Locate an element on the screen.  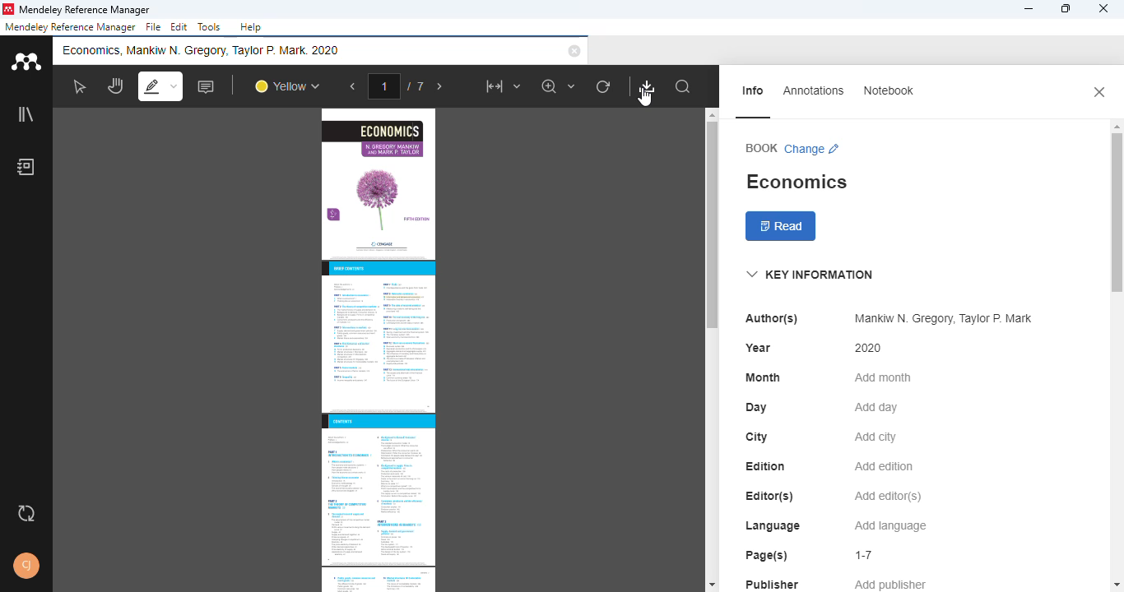
logo is located at coordinates (25, 60).